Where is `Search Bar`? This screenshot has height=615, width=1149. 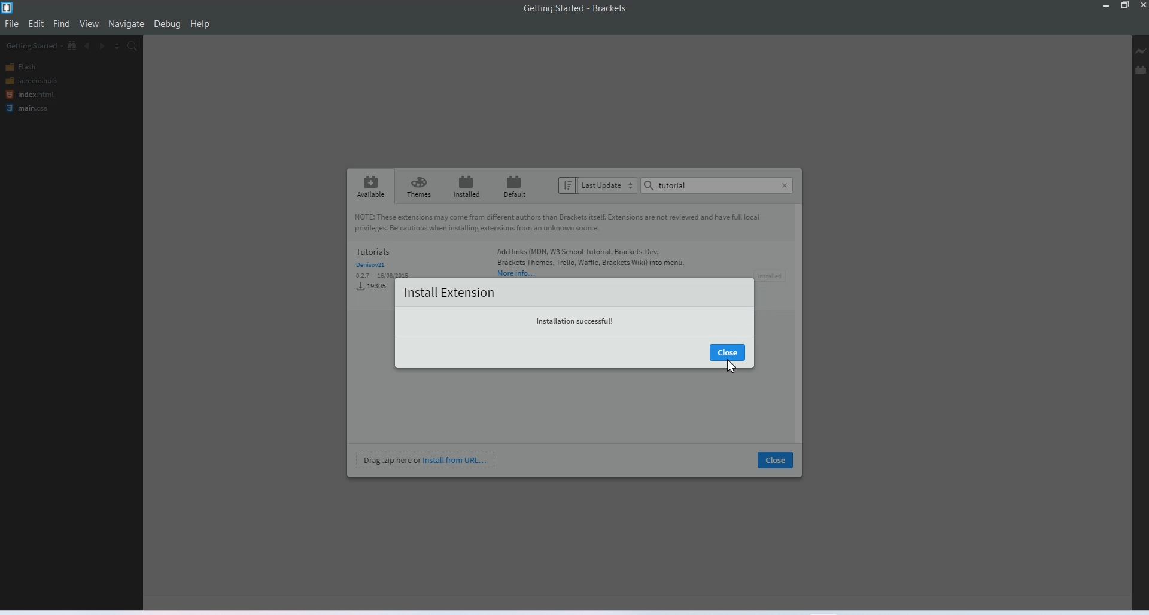
Search Bar is located at coordinates (717, 185).